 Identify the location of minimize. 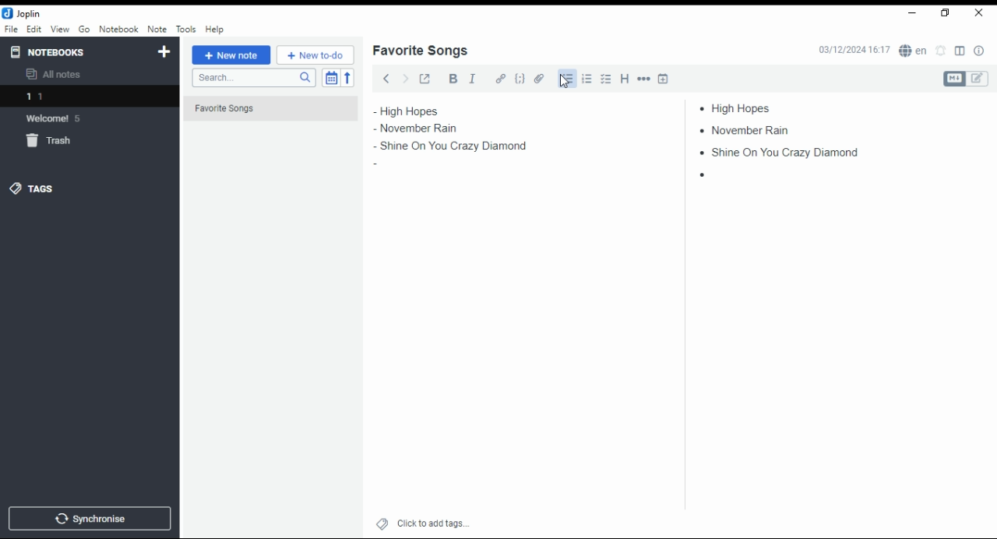
(910, 14).